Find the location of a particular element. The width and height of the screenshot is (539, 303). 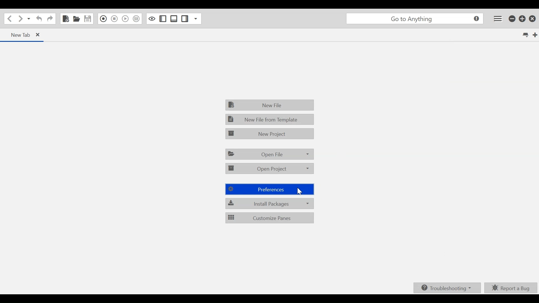

Troubleshooting is located at coordinates (446, 288).